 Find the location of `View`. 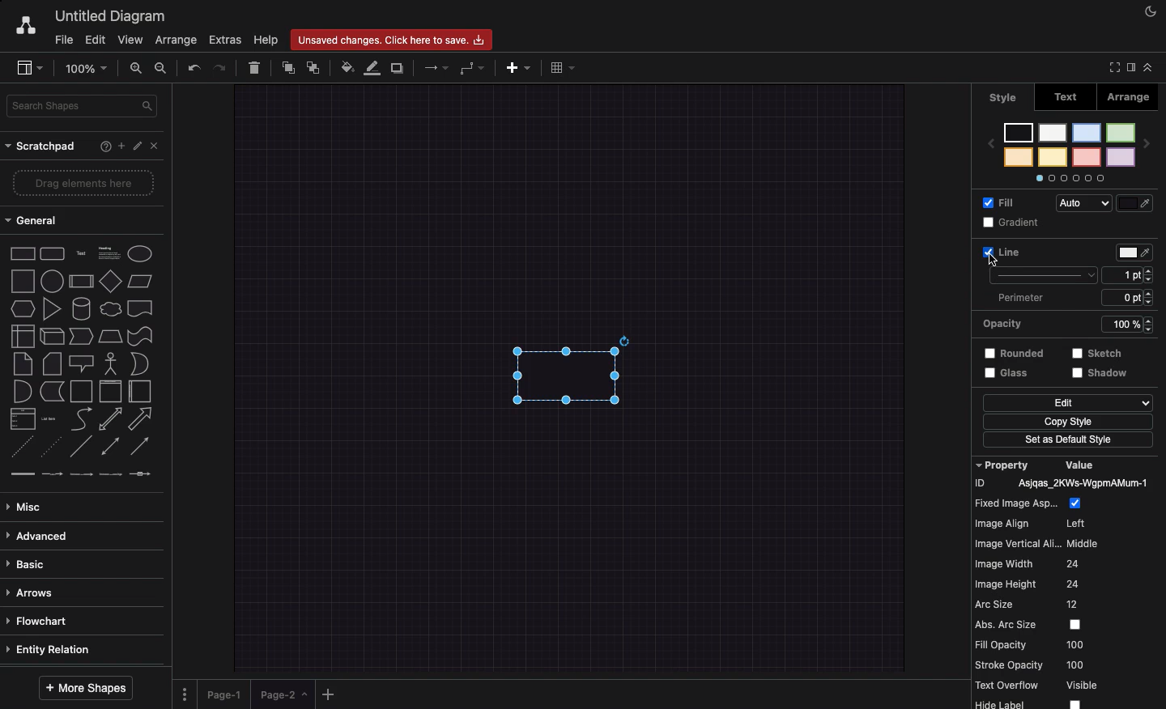

View is located at coordinates (132, 39).